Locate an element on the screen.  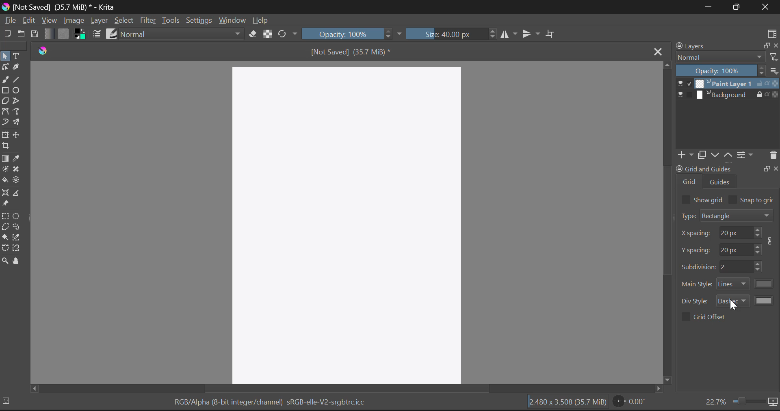
Zoom slider is located at coordinates (747, 401).